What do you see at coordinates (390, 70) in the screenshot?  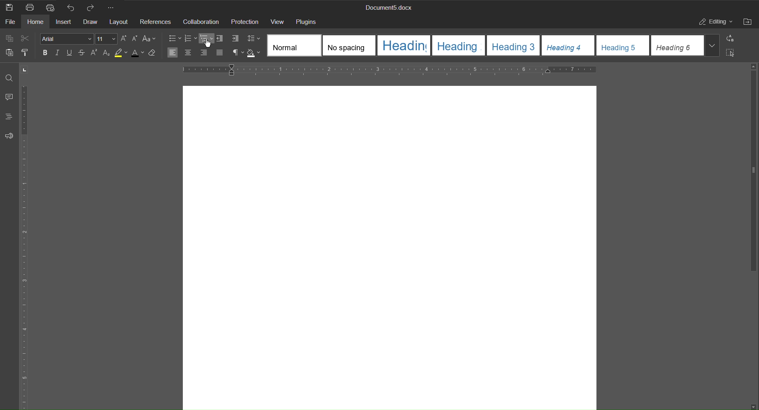 I see `Horizontal Ruler` at bounding box center [390, 70].